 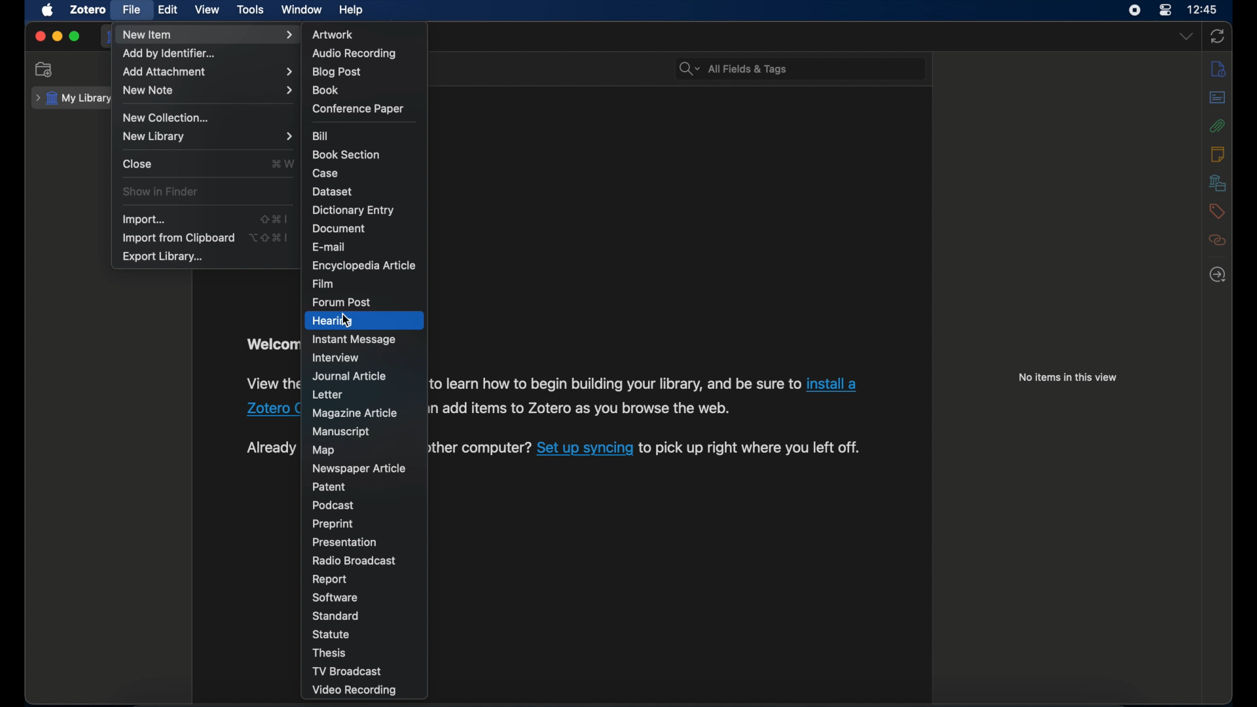 I want to click on my library, so click(x=74, y=99).